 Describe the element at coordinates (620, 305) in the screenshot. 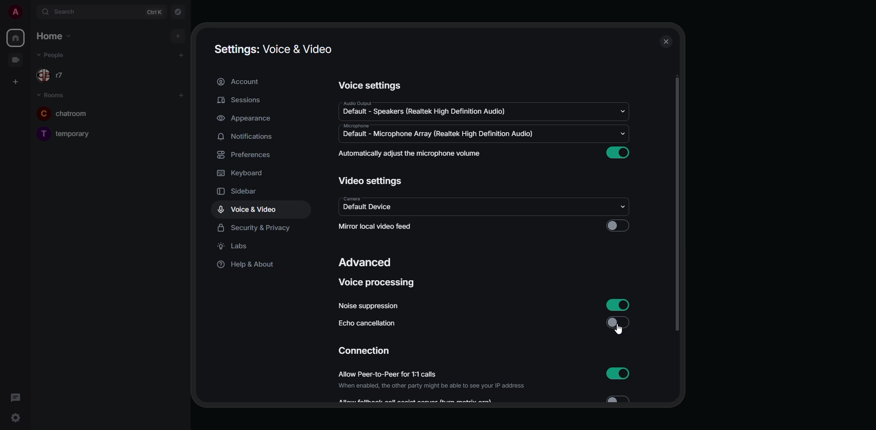

I see `enabled` at that location.